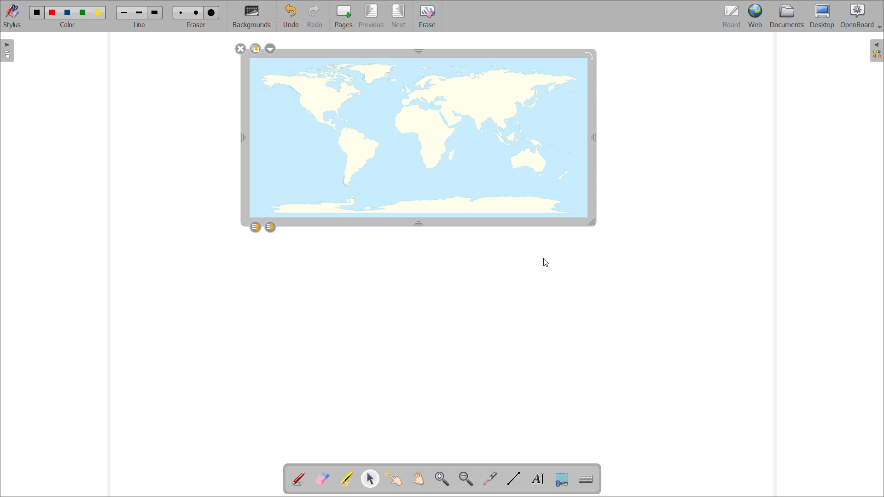 The width and height of the screenshot is (884, 497). Describe the element at coordinates (594, 223) in the screenshot. I see `resize` at that location.